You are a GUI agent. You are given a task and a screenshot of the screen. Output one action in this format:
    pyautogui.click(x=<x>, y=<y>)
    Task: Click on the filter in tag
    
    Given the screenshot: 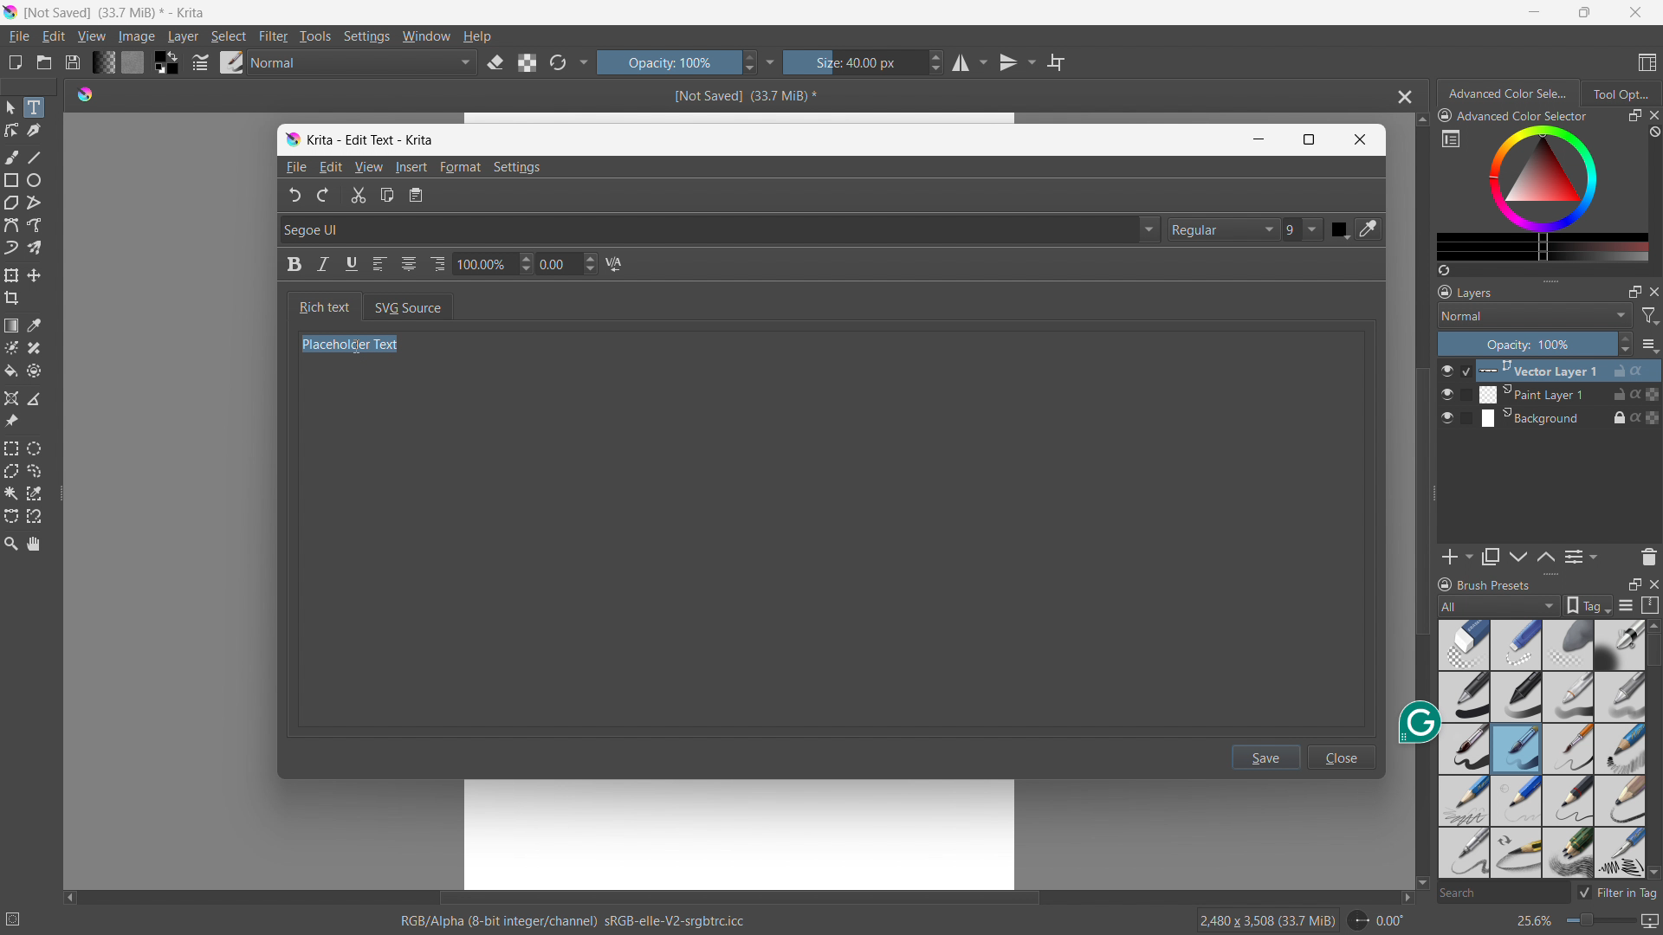 What is the action you would take?
    pyautogui.click(x=1617, y=890)
    